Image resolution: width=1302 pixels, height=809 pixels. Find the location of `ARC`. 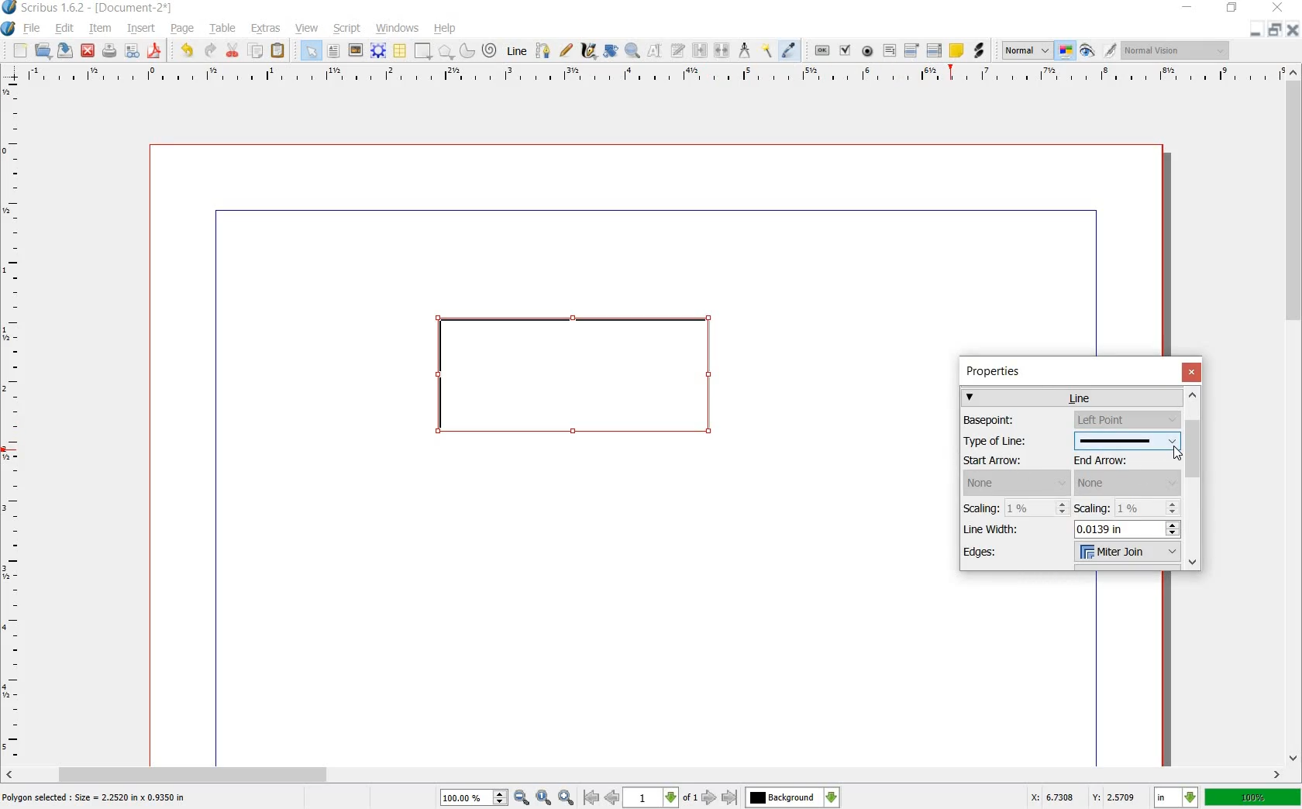

ARC is located at coordinates (467, 50).